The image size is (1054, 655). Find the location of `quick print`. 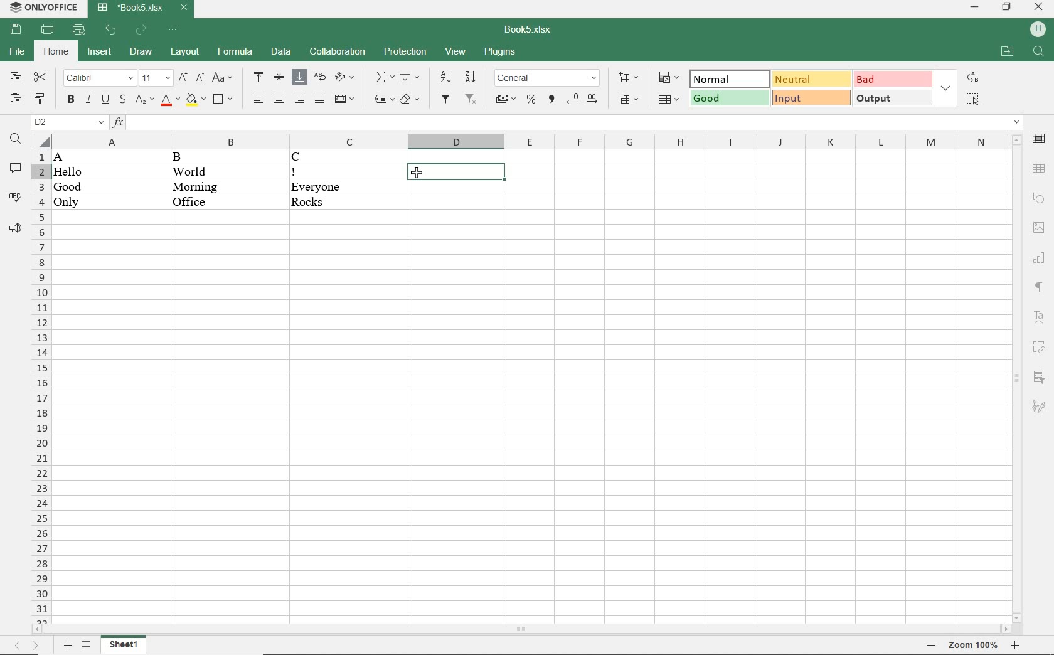

quick print is located at coordinates (80, 31).